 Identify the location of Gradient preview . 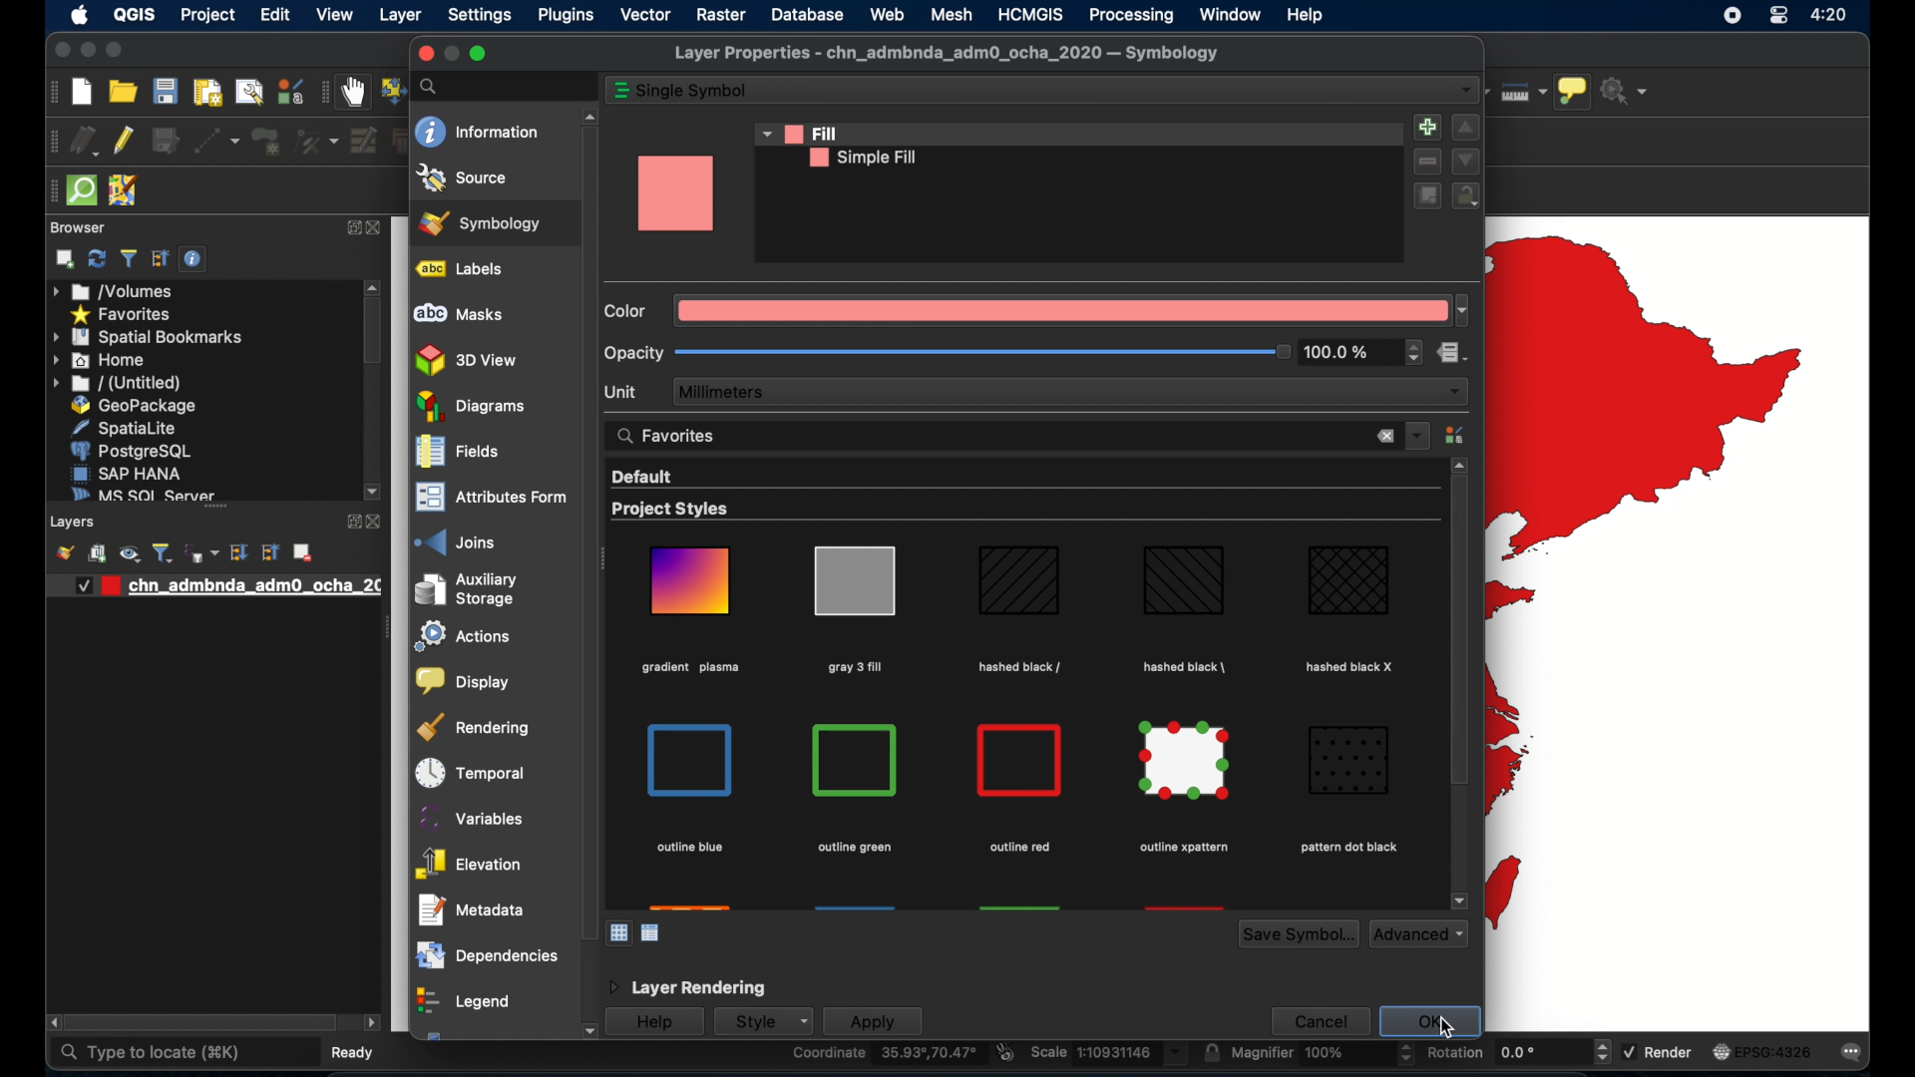
(1187, 762).